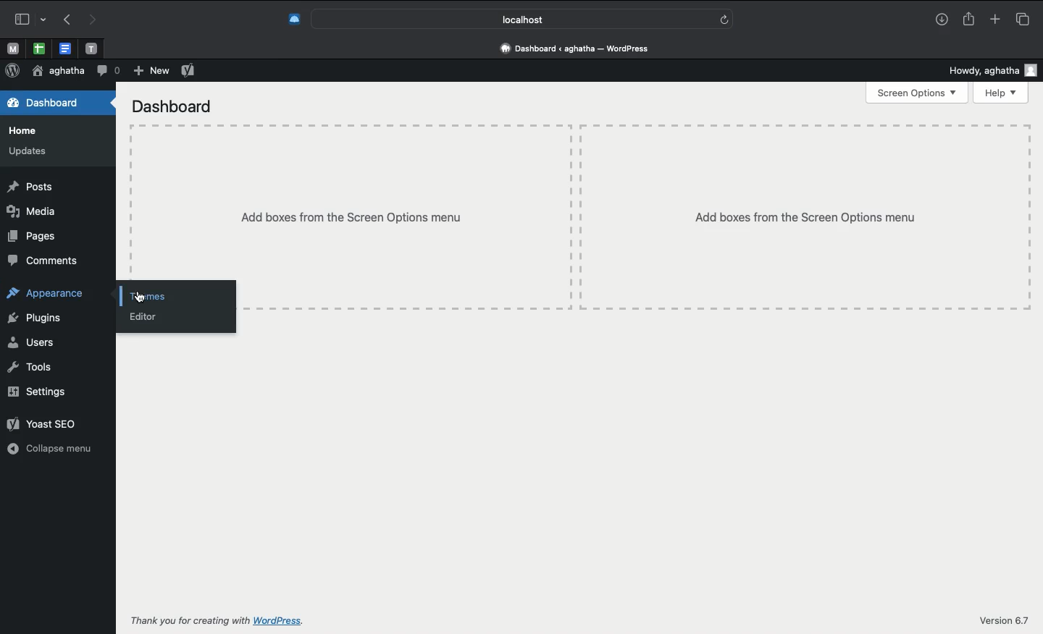 This screenshot has width=1043, height=634. Describe the element at coordinates (1003, 92) in the screenshot. I see `Help` at that location.